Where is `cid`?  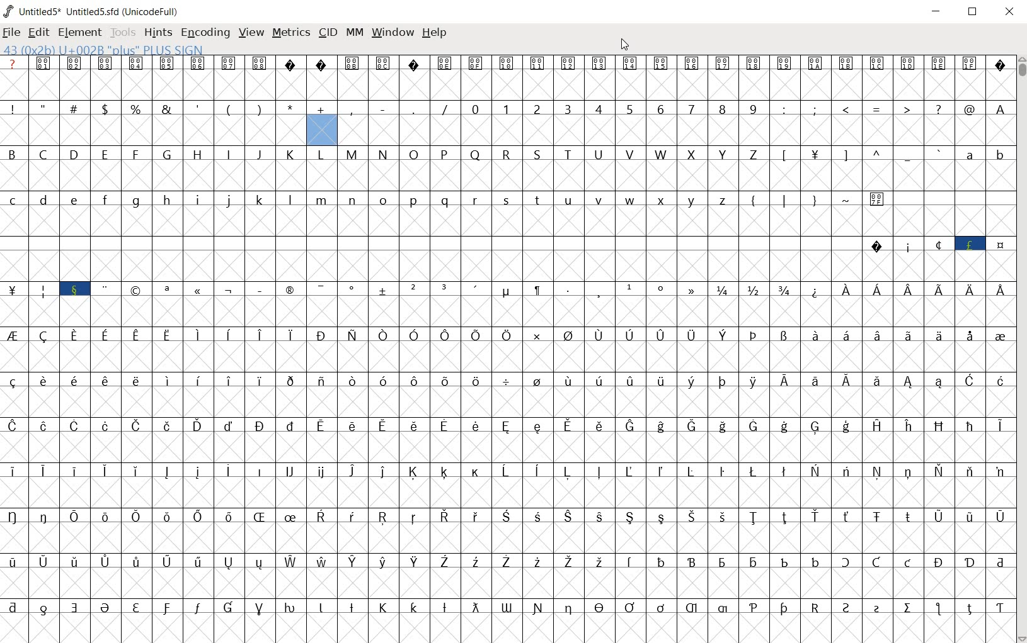
cid is located at coordinates (328, 31).